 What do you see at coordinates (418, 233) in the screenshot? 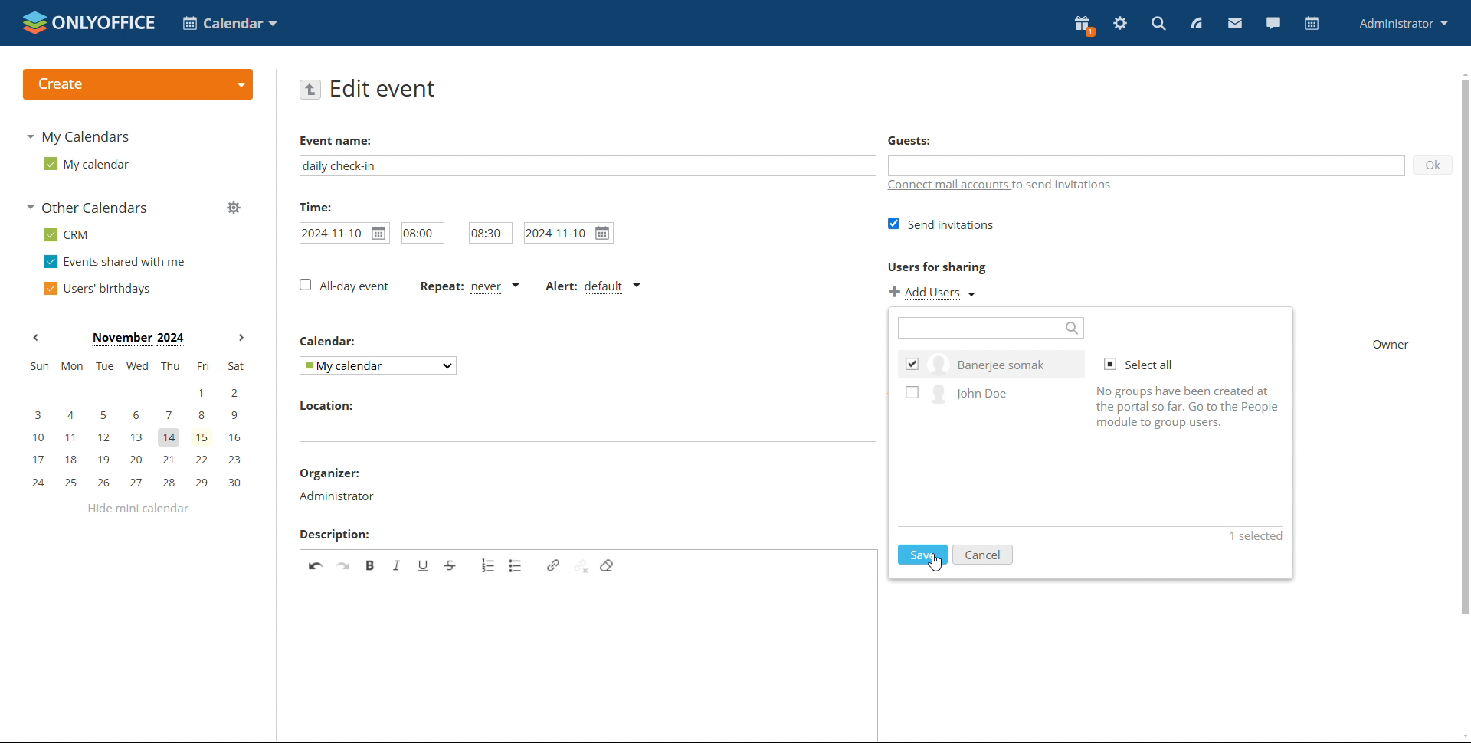
I see `start time` at bounding box center [418, 233].